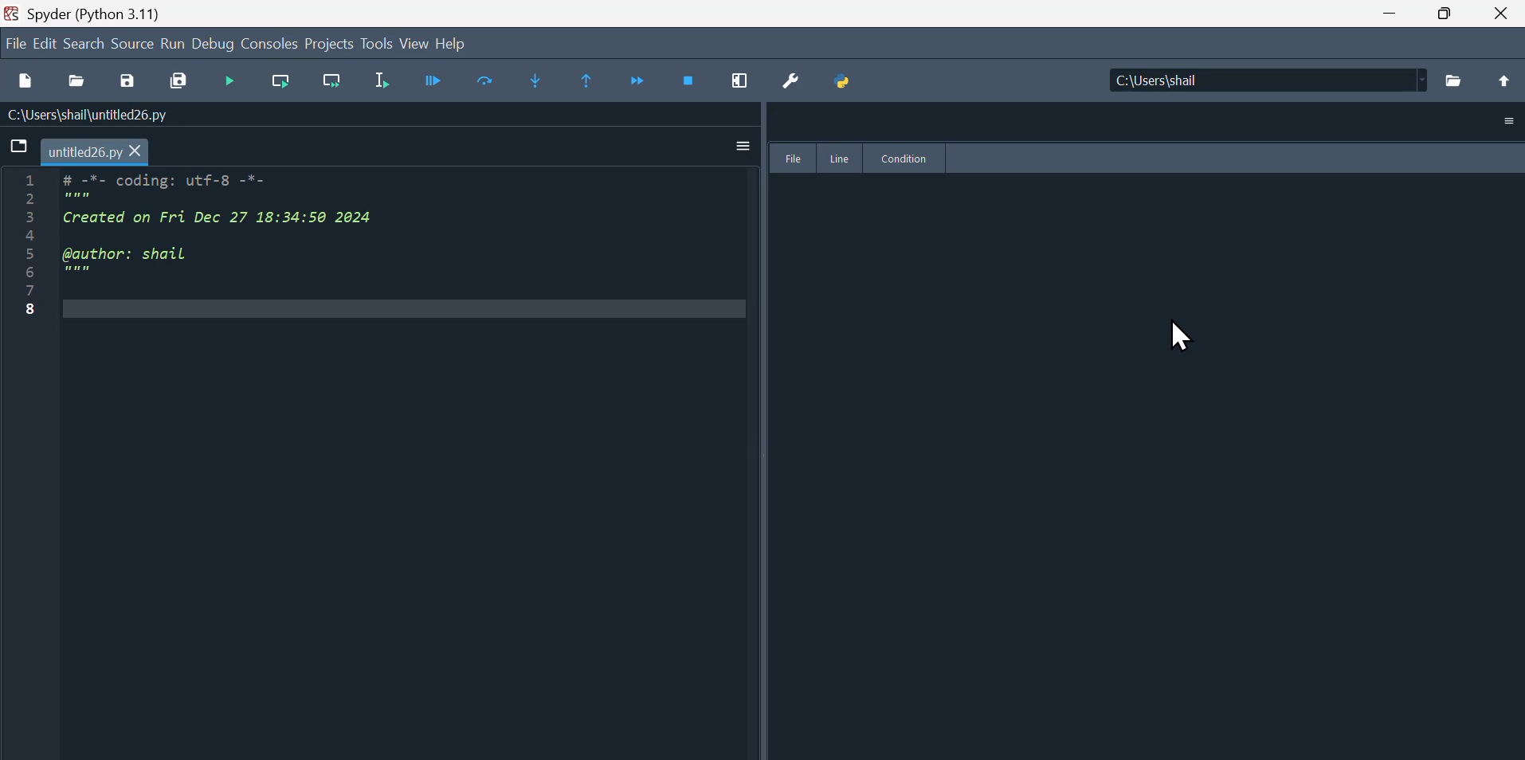 This screenshot has width=1525, height=760. I want to click on help , so click(461, 45).